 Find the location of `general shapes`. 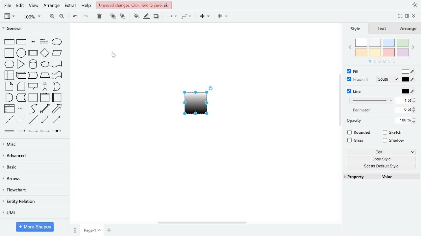

general shapes is located at coordinates (21, 42).